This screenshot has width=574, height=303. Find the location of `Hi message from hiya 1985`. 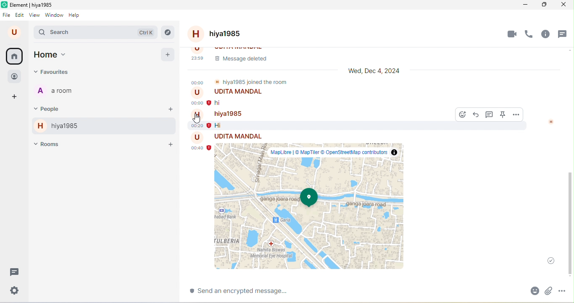

Hi message from hiya 1985 is located at coordinates (312, 120).